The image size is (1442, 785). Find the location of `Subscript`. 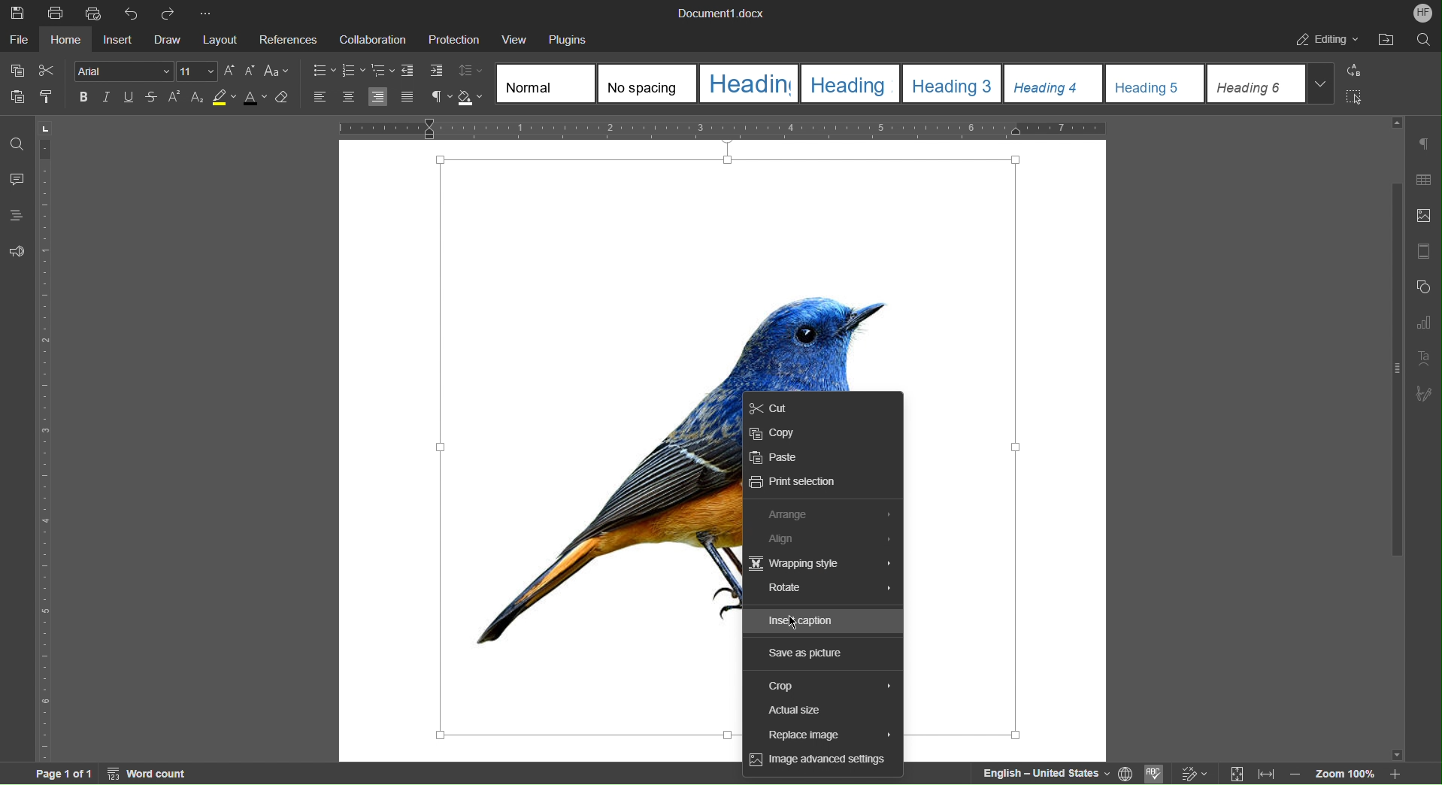

Subscript is located at coordinates (196, 98).